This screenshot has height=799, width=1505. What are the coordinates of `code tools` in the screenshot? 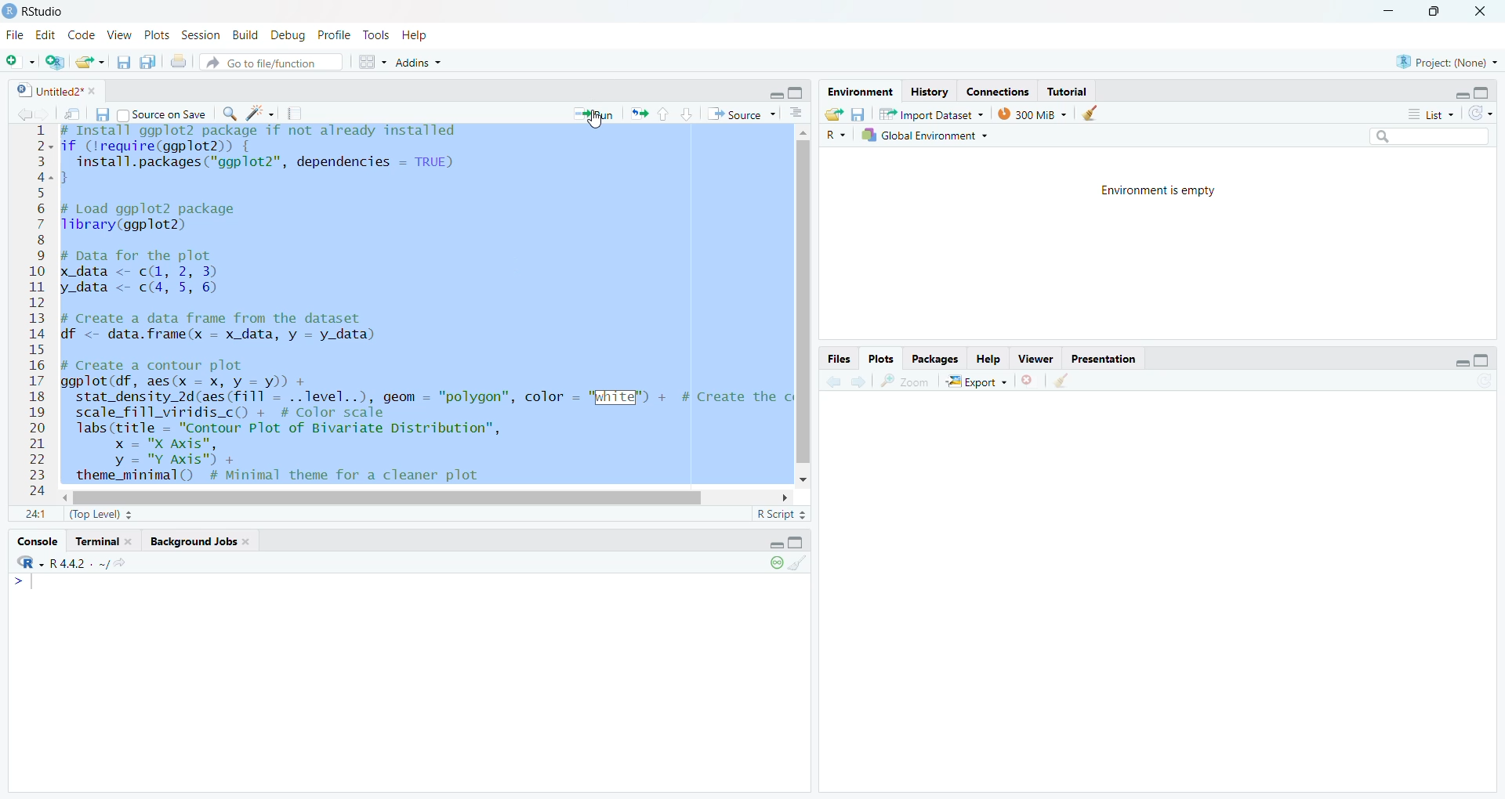 It's located at (261, 114).